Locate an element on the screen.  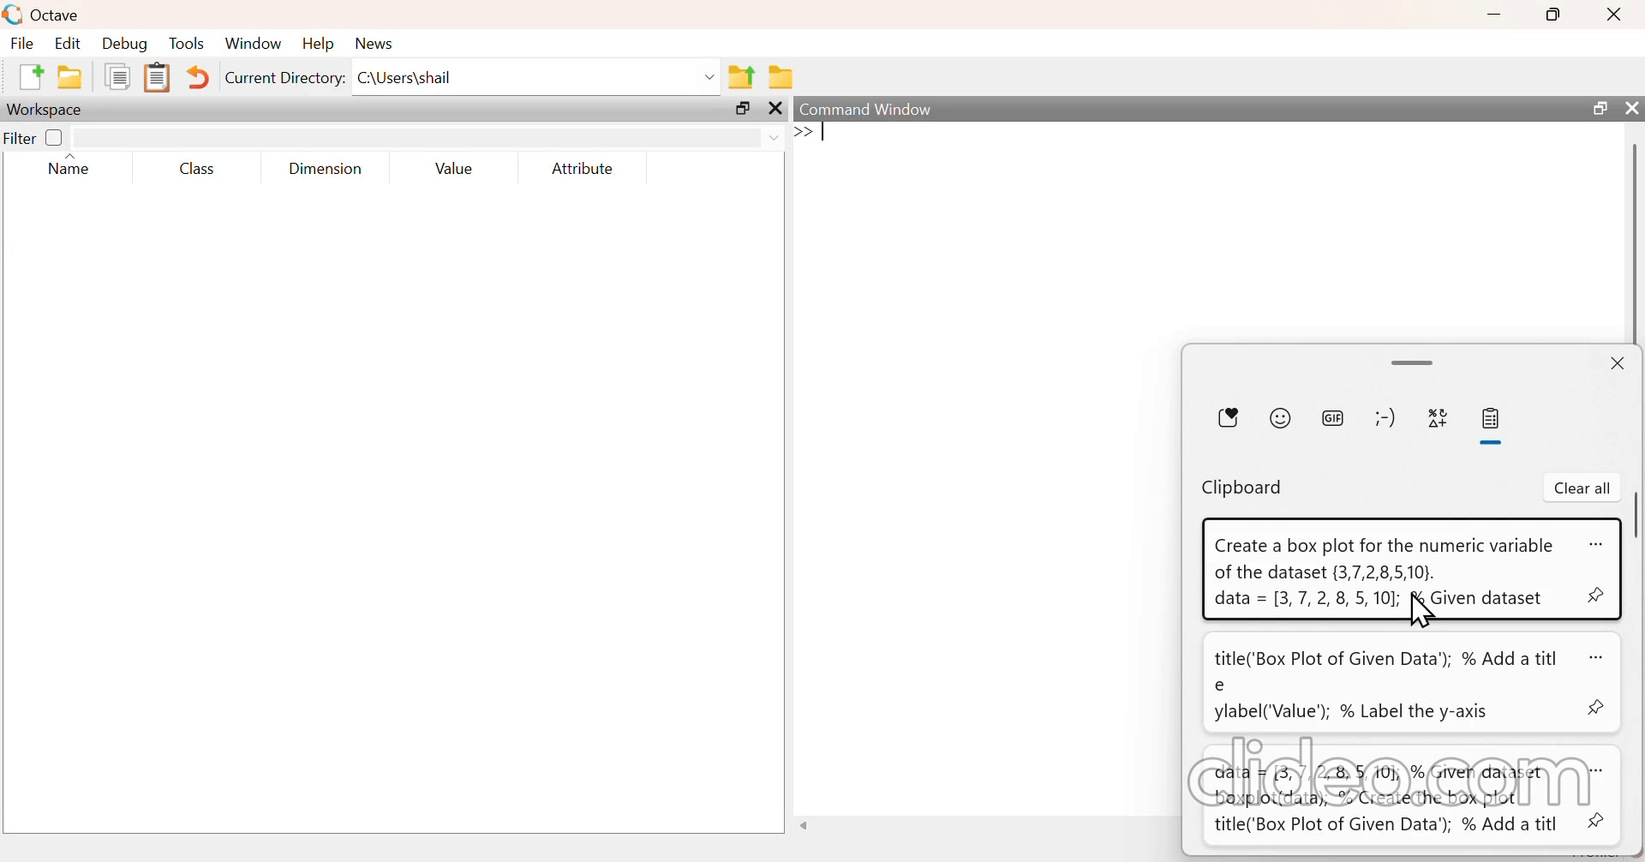
file is located at coordinates (21, 43).